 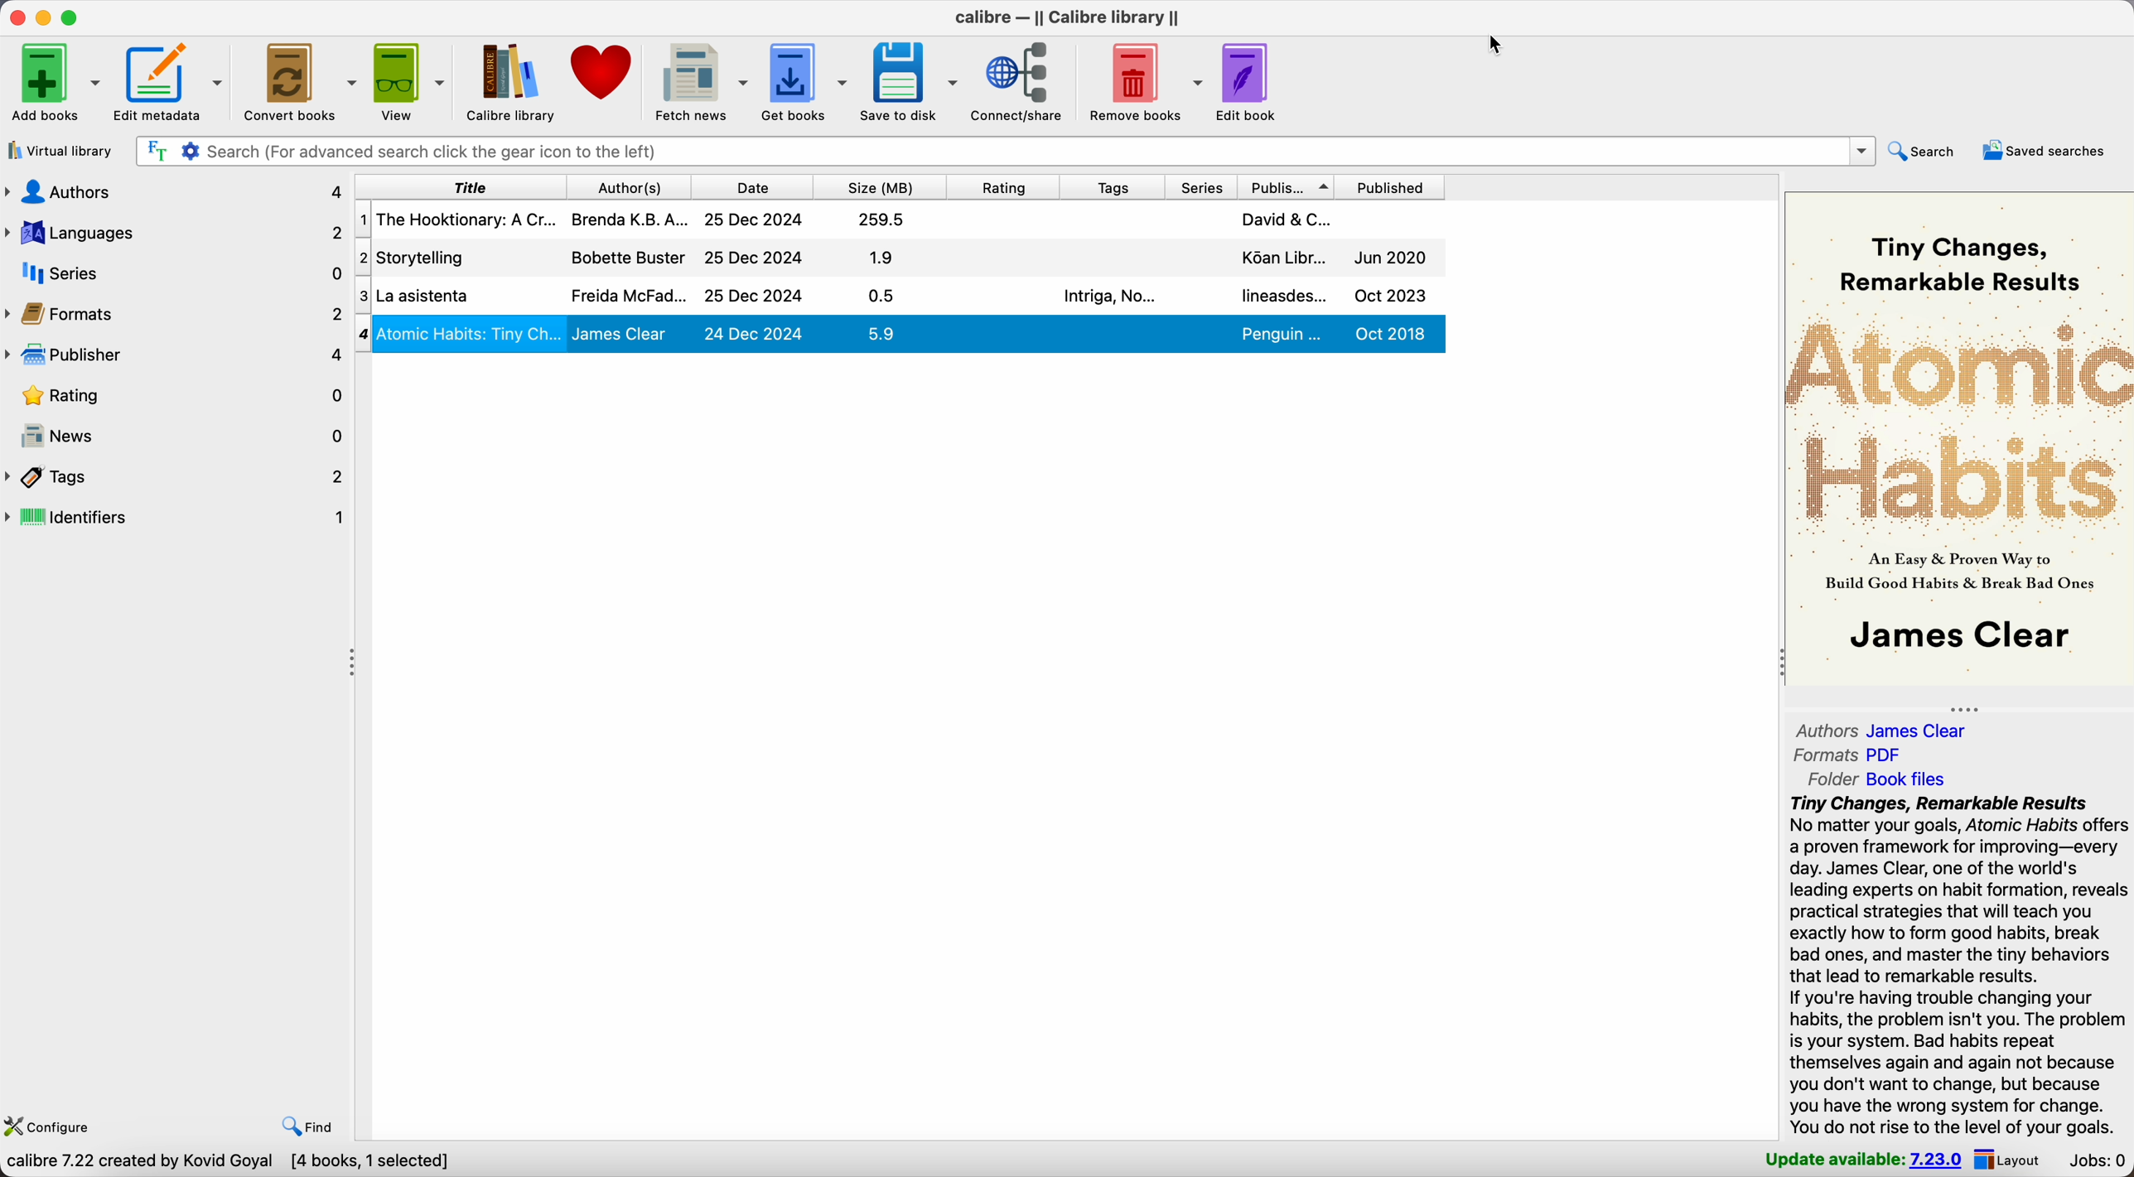 What do you see at coordinates (1142, 80) in the screenshot?
I see `remove books` at bounding box center [1142, 80].